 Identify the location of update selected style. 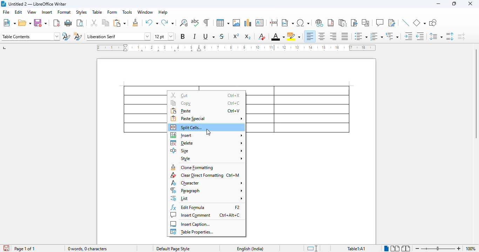
(66, 36).